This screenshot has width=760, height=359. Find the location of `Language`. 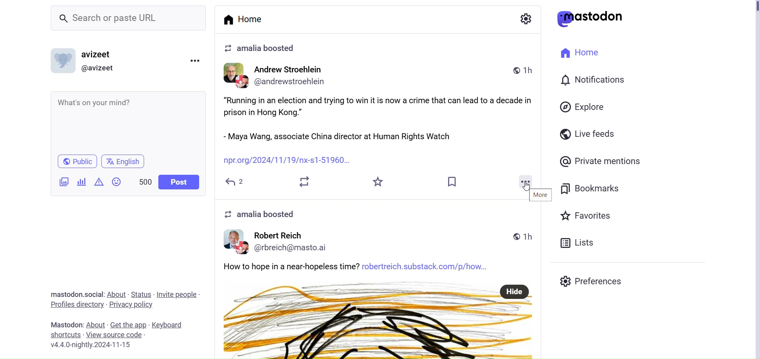

Language is located at coordinates (122, 161).